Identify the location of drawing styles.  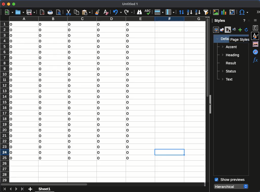
(222, 30).